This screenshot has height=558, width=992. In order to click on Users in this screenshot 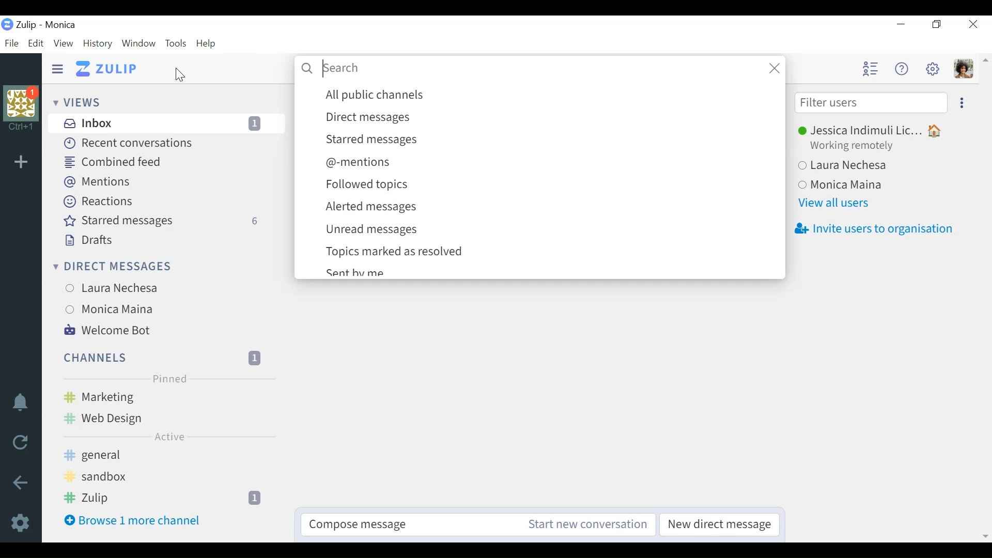, I will do `click(123, 290)`.